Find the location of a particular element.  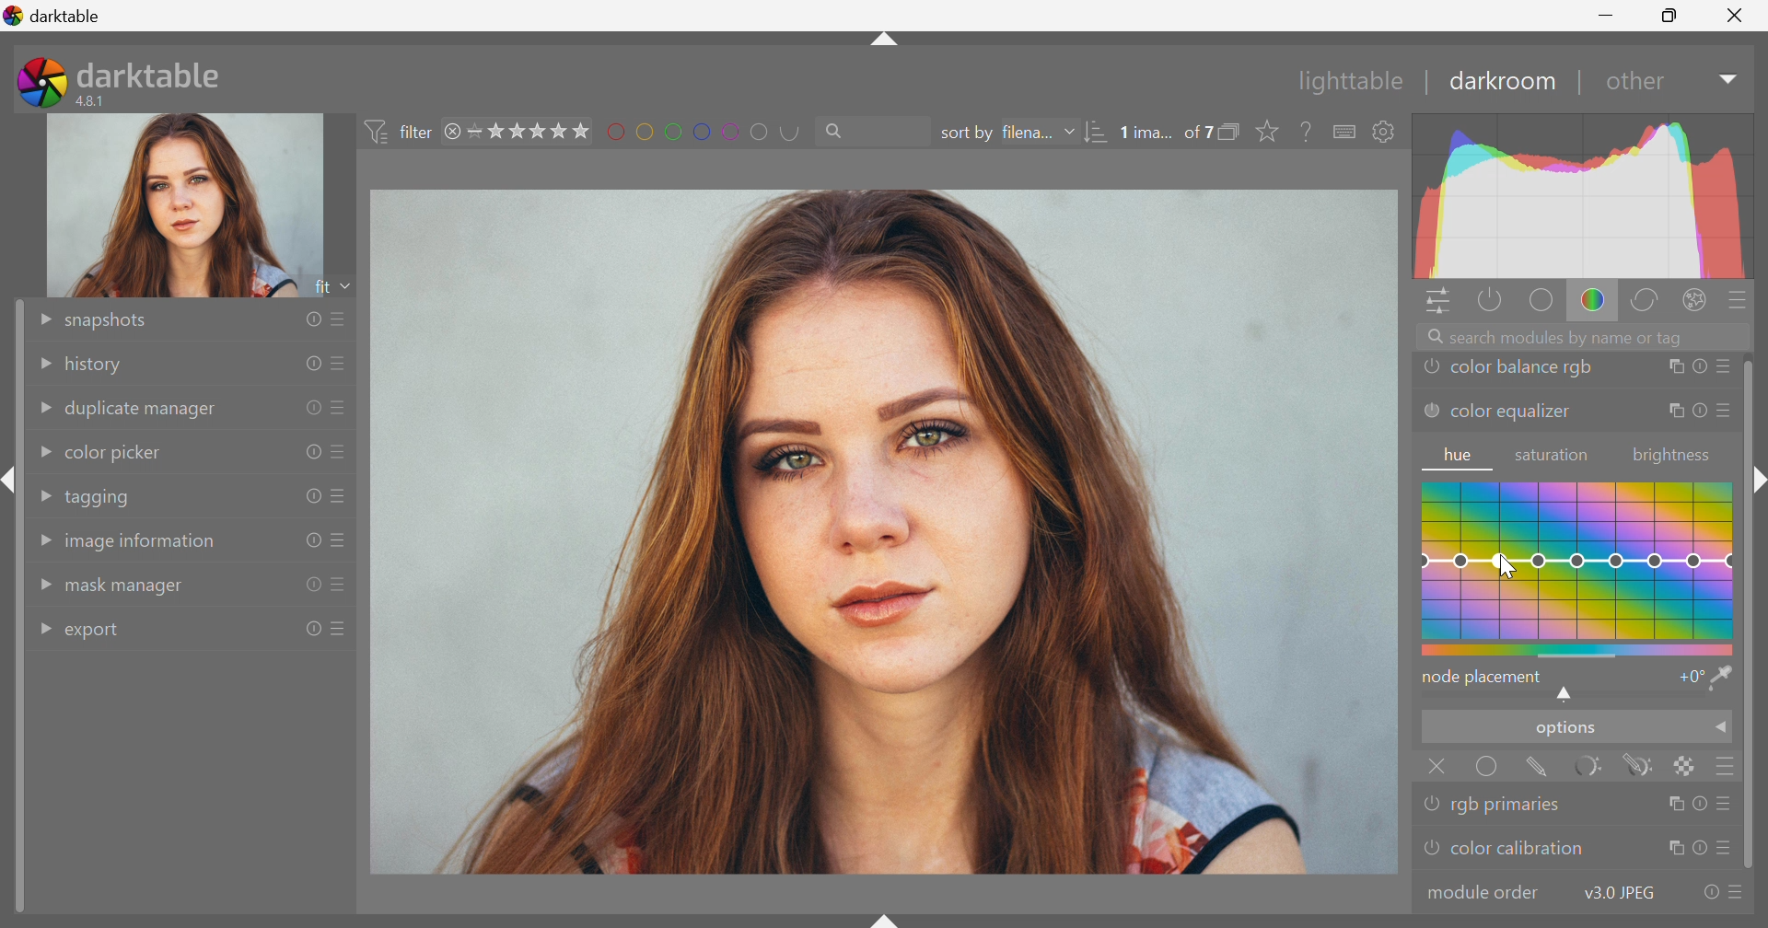

presets is located at coordinates (1723, 412).